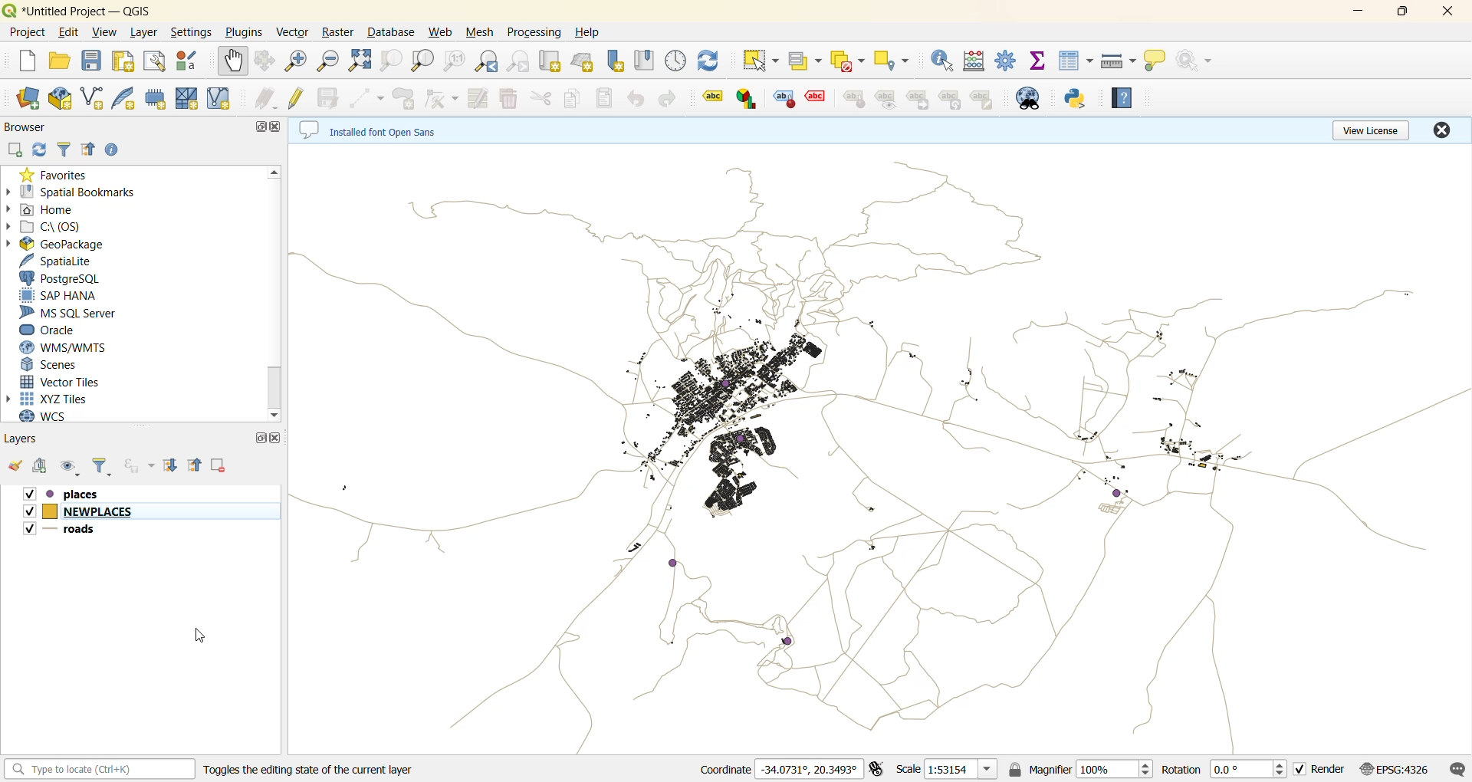 Image resolution: width=1472 pixels, height=782 pixels. I want to click on close, so click(278, 435).